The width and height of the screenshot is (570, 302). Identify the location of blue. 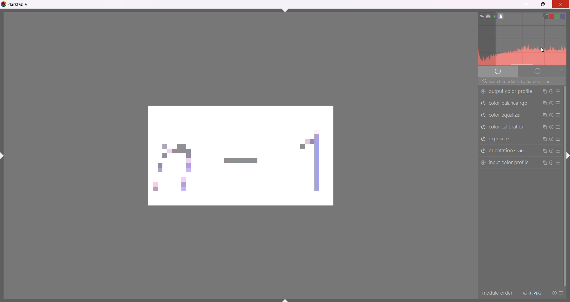
(567, 15).